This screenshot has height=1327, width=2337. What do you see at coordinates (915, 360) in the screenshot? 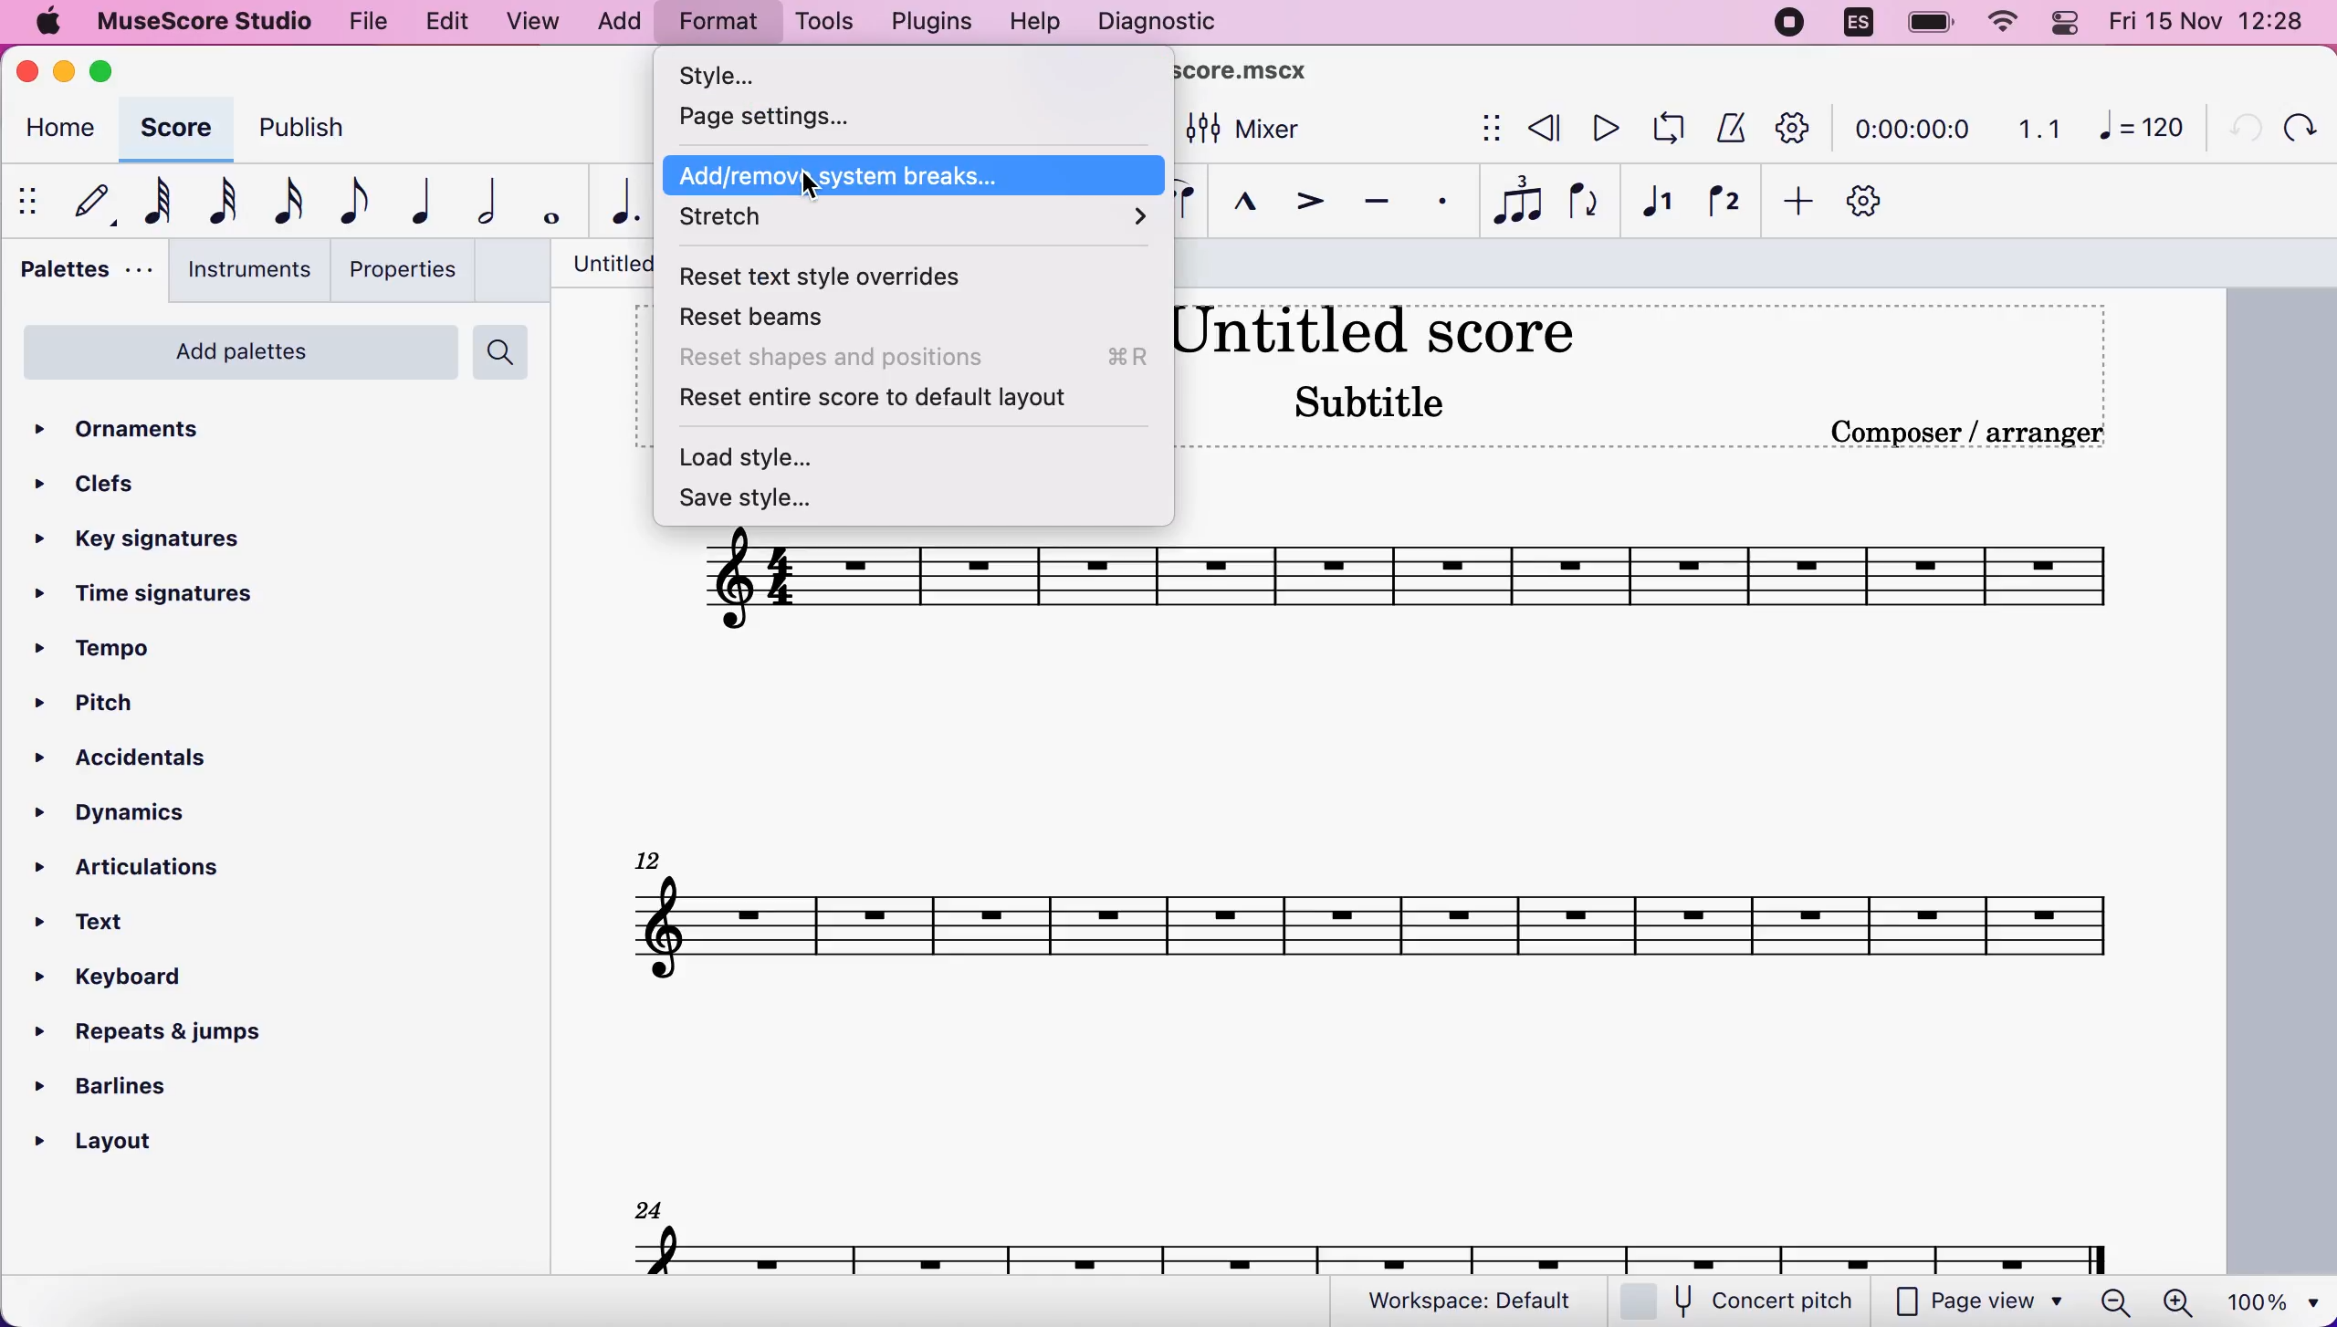
I see `reset shapes and positions` at bounding box center [915, 360].